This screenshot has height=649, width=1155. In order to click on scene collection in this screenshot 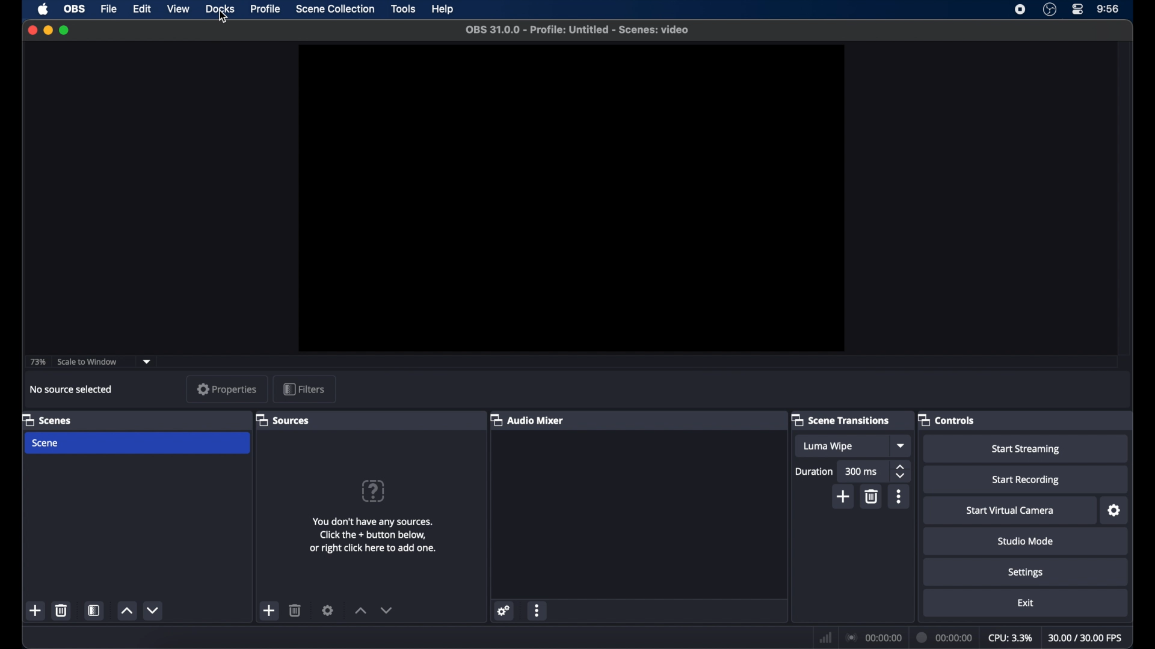, I will do `click(335, 9)`.